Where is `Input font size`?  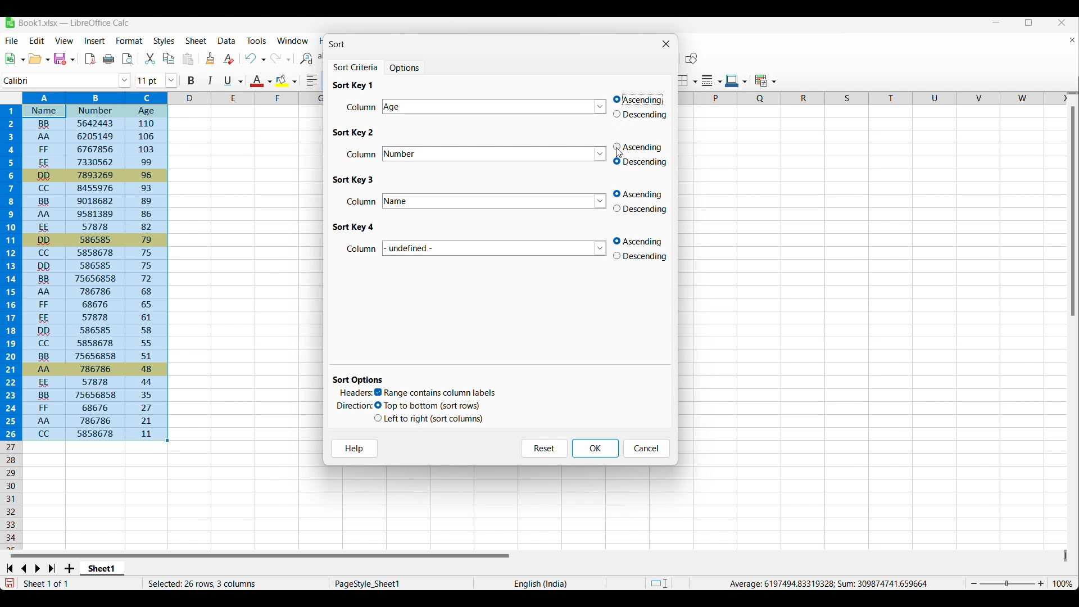 Input font size is located at coordinates (150, 80).